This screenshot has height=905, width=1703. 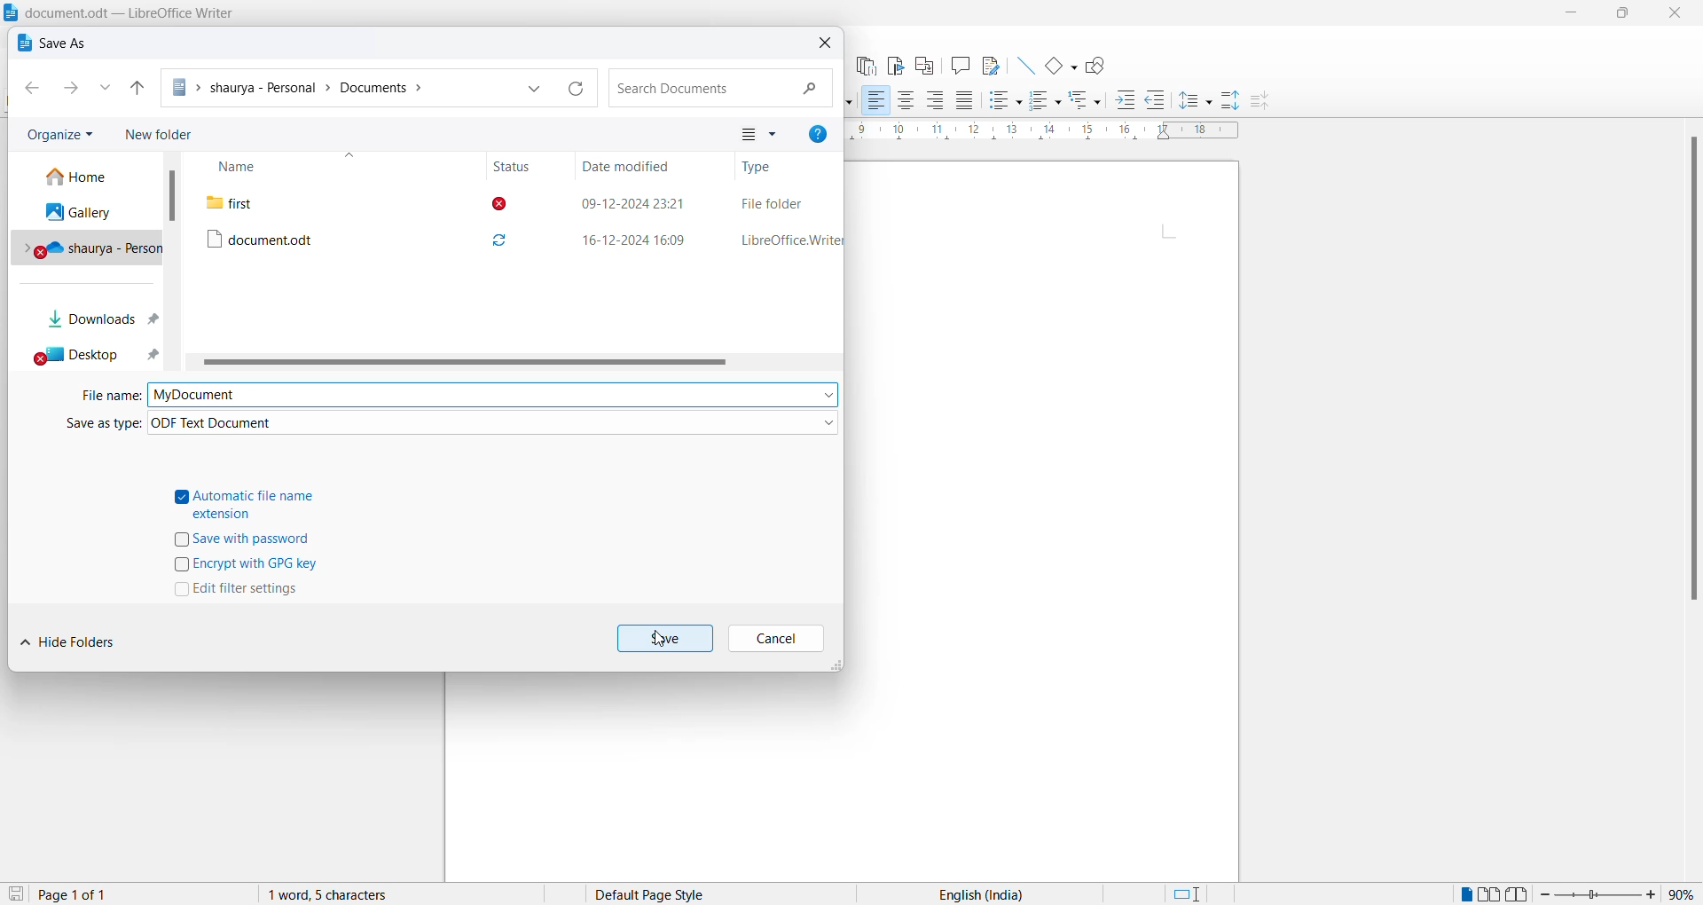 I want to click on Line spacing options, so click(x=1196, y=102).